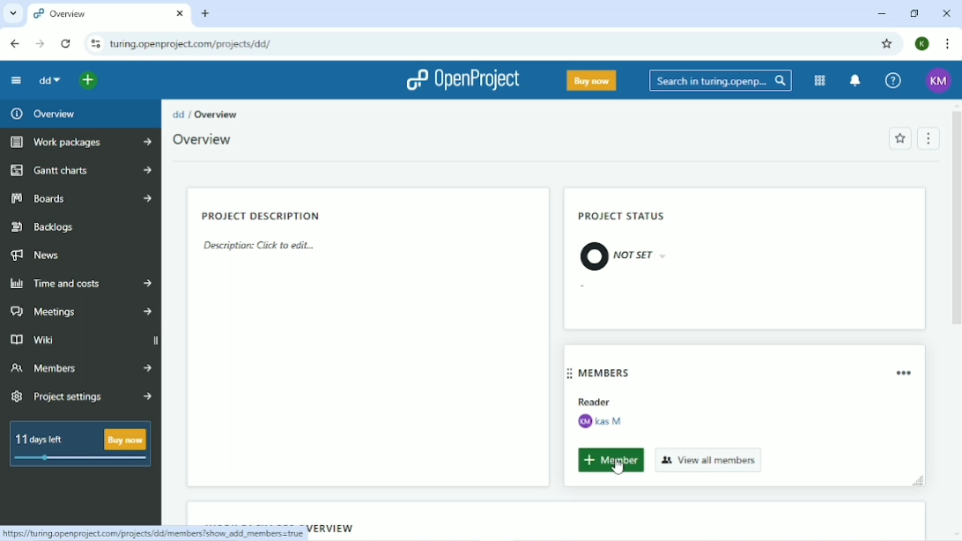  I want to click on Bookmark this tab, so click(885, 42).